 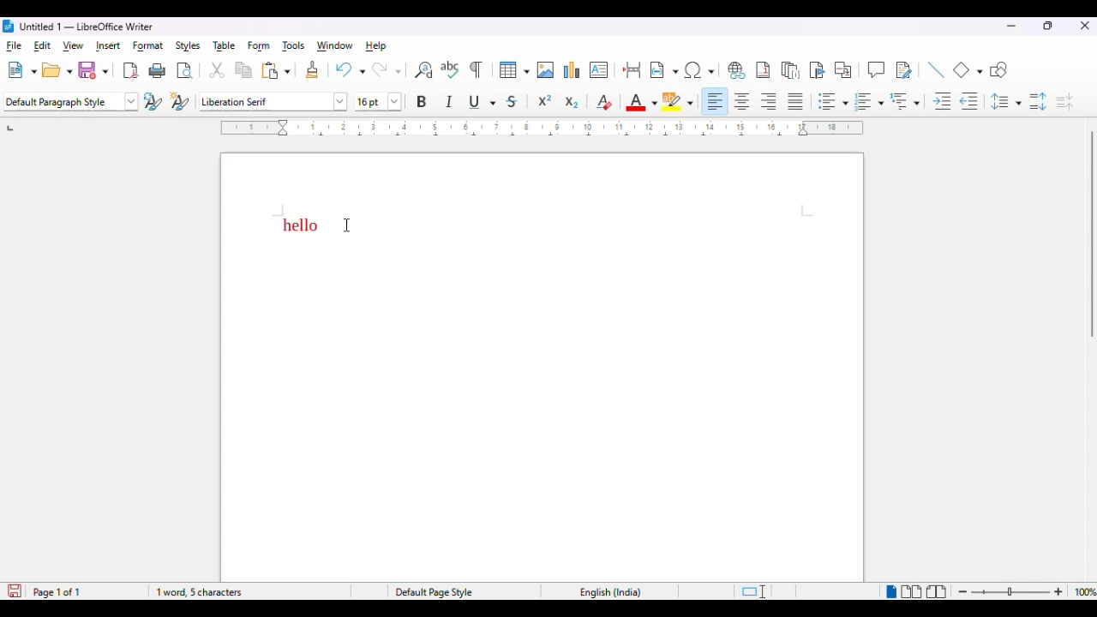 I want to click on insert chart, so click(x=572, y=69).